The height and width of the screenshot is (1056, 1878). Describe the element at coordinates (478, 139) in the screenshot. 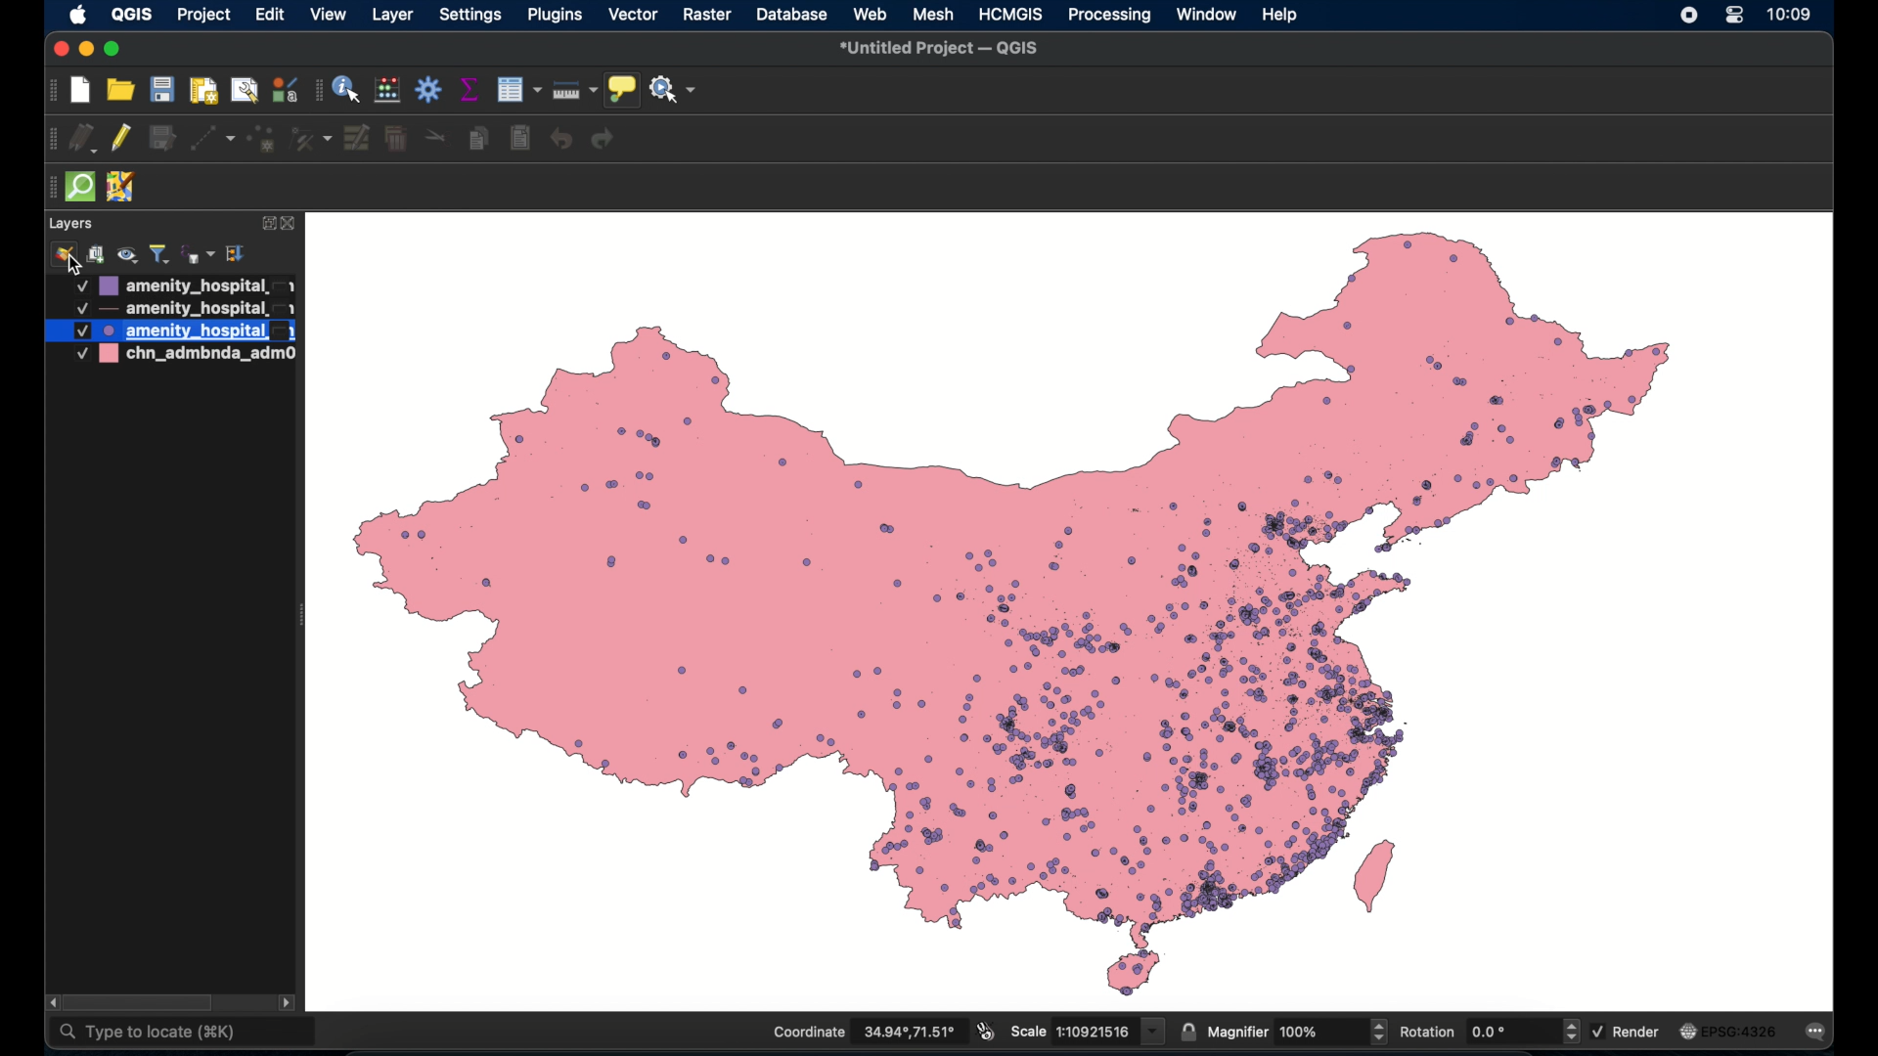

I see `copy features` at that location.